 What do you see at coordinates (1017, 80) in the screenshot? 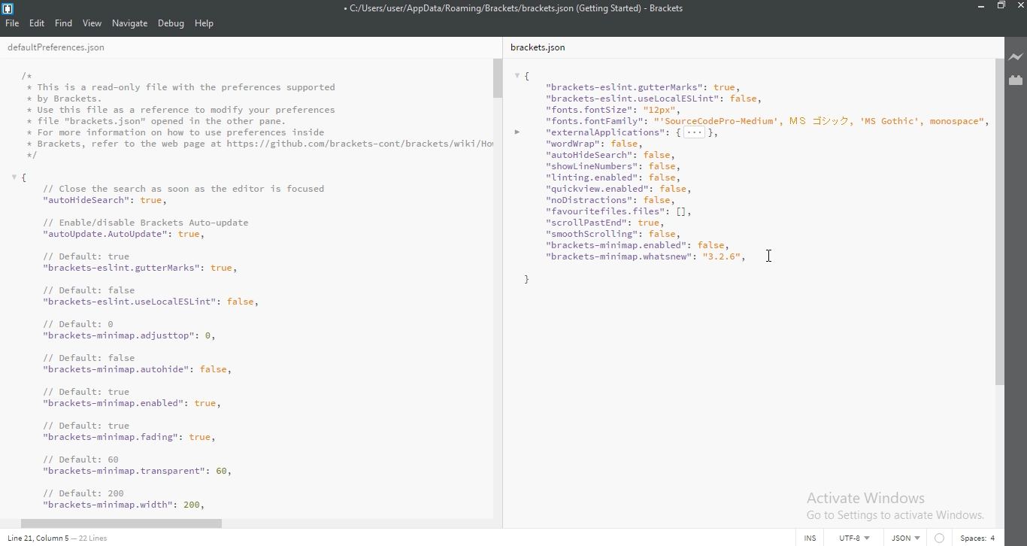
I see `Extension Manager` at bounding box center [1017, 80].